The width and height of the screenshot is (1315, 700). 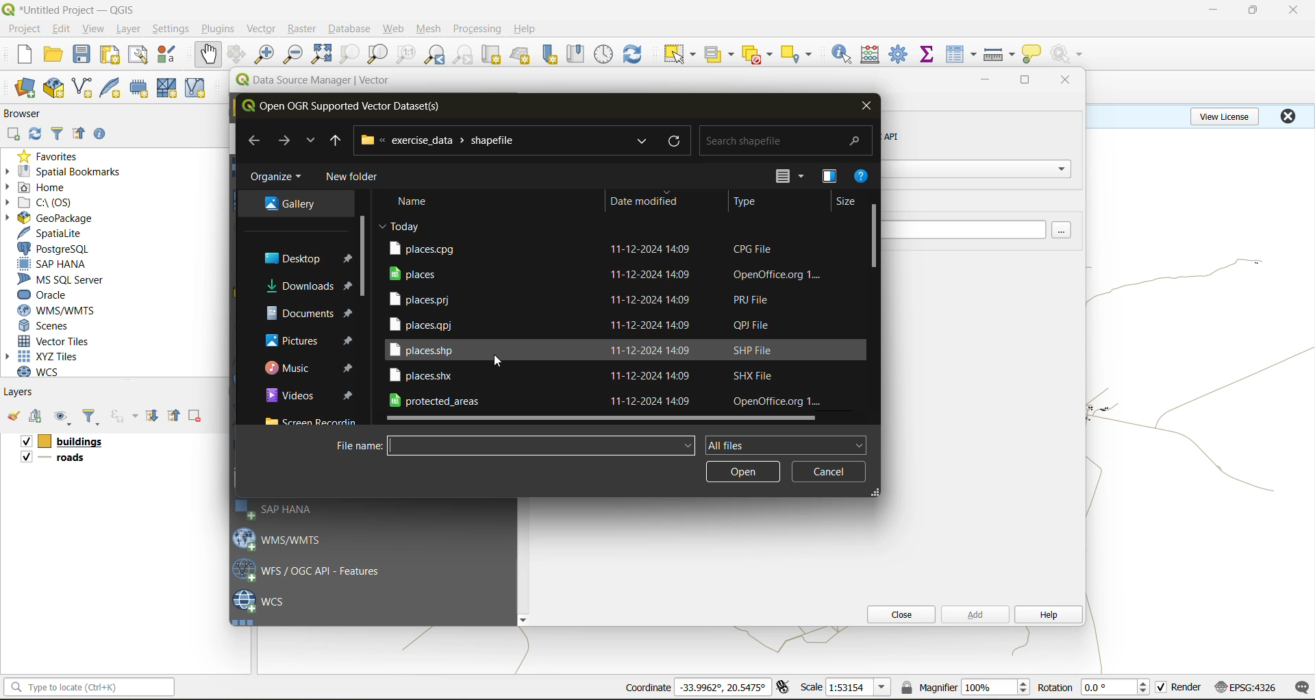 What do you see at coordinates (64, 460) in the screenshot?
I see `layers` at bounding box center [64, 460].